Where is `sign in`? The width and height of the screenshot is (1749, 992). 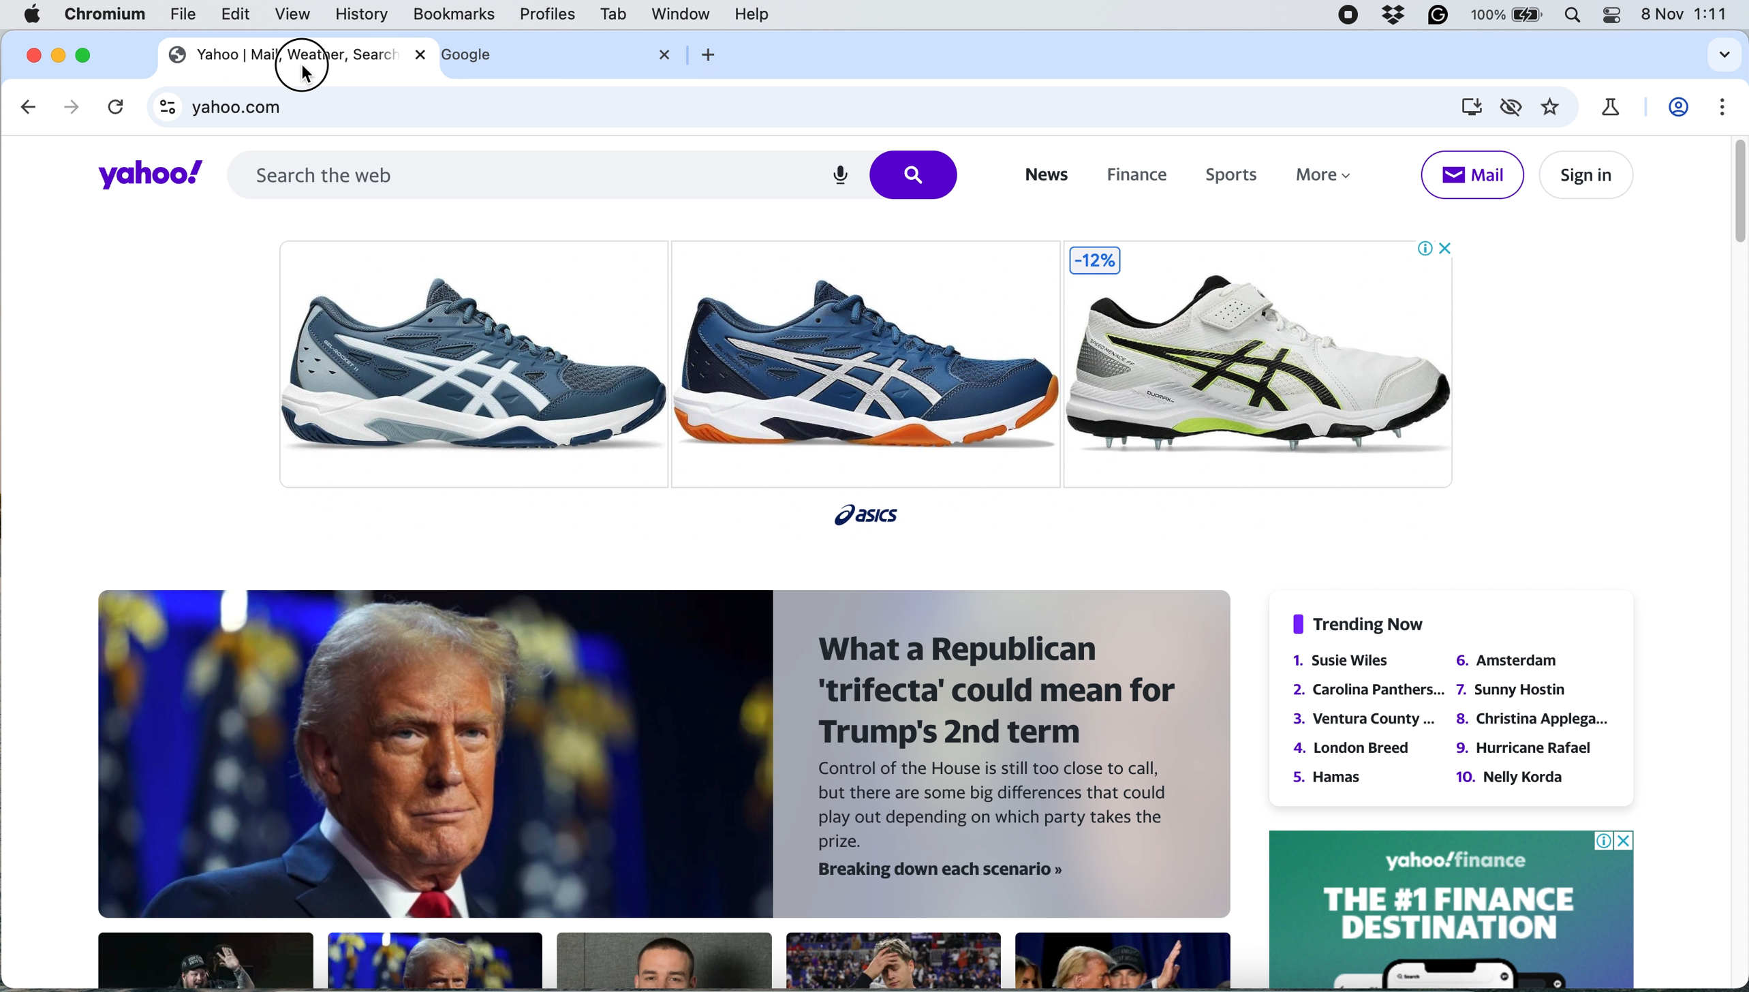
sign in is located at coordinates (1583, 175).